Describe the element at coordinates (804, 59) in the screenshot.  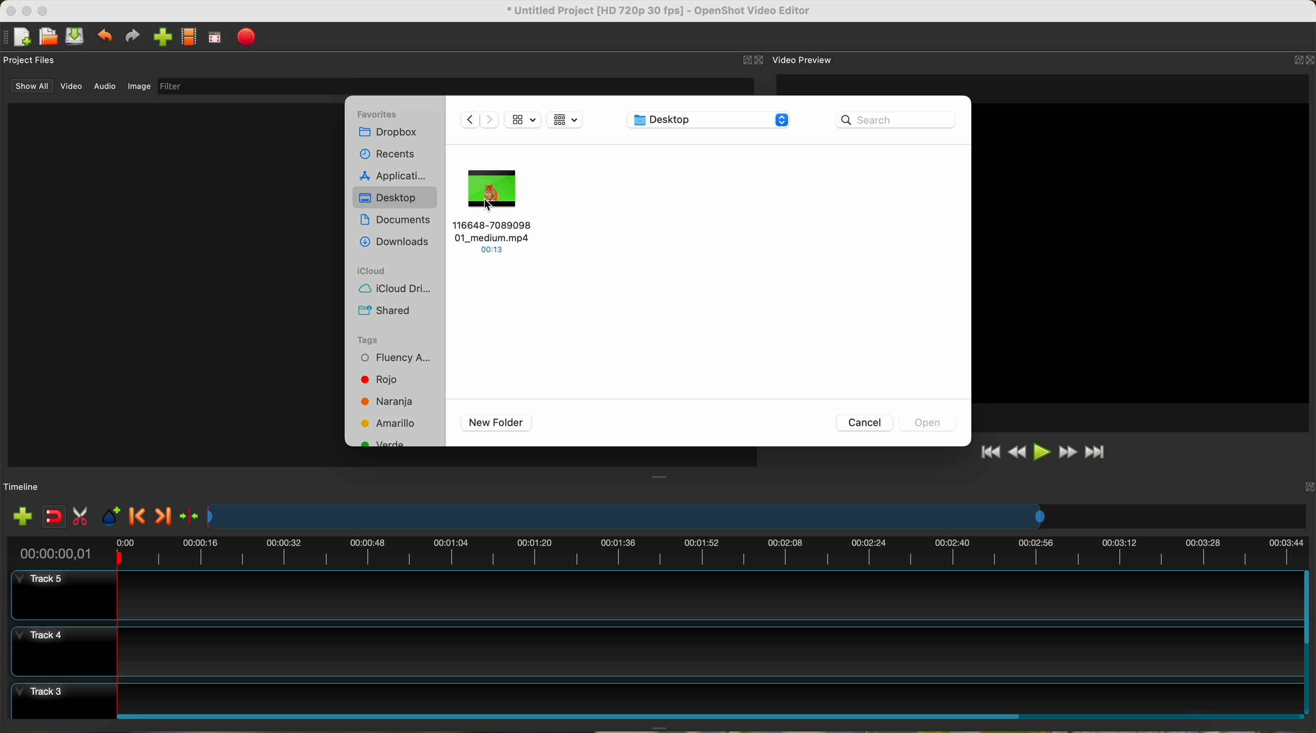
I see `video preview` at that location.